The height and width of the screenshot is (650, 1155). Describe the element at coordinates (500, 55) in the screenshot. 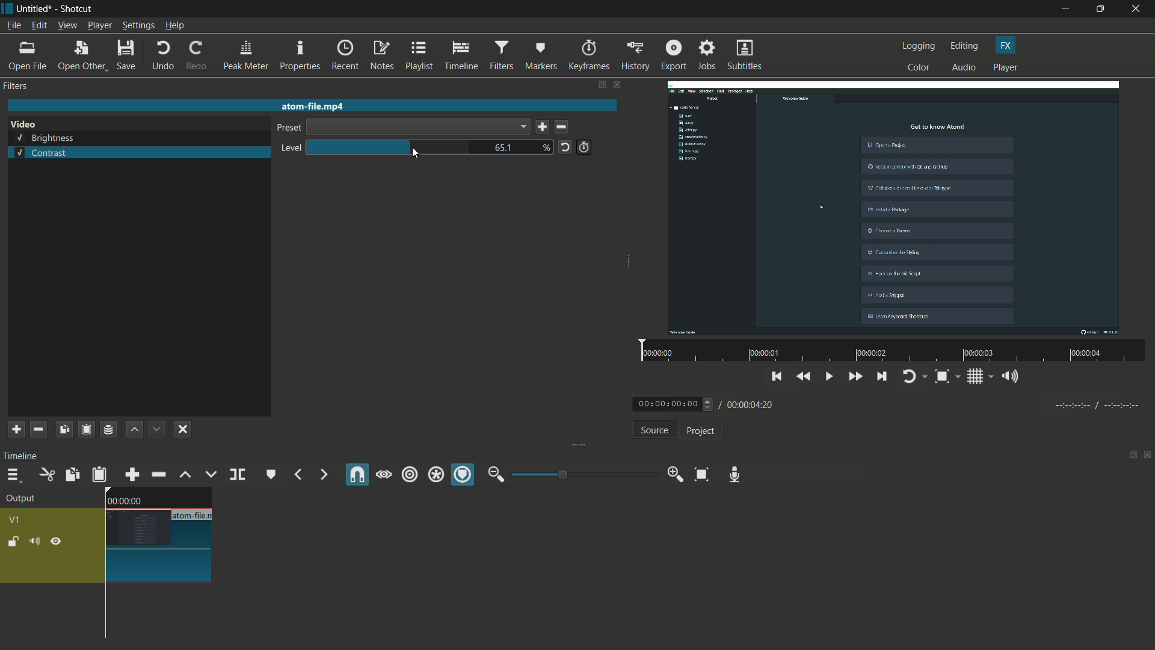

I see `filters` at that location.